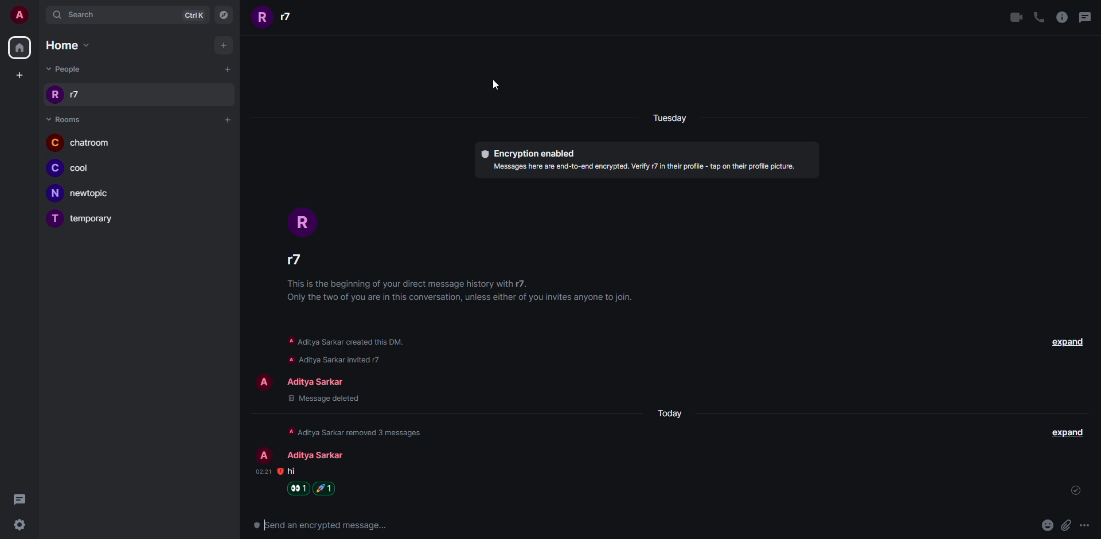 Image resolution: width=1101 pixels, height=539 pixels. I want to click on message, so click(292, 472).